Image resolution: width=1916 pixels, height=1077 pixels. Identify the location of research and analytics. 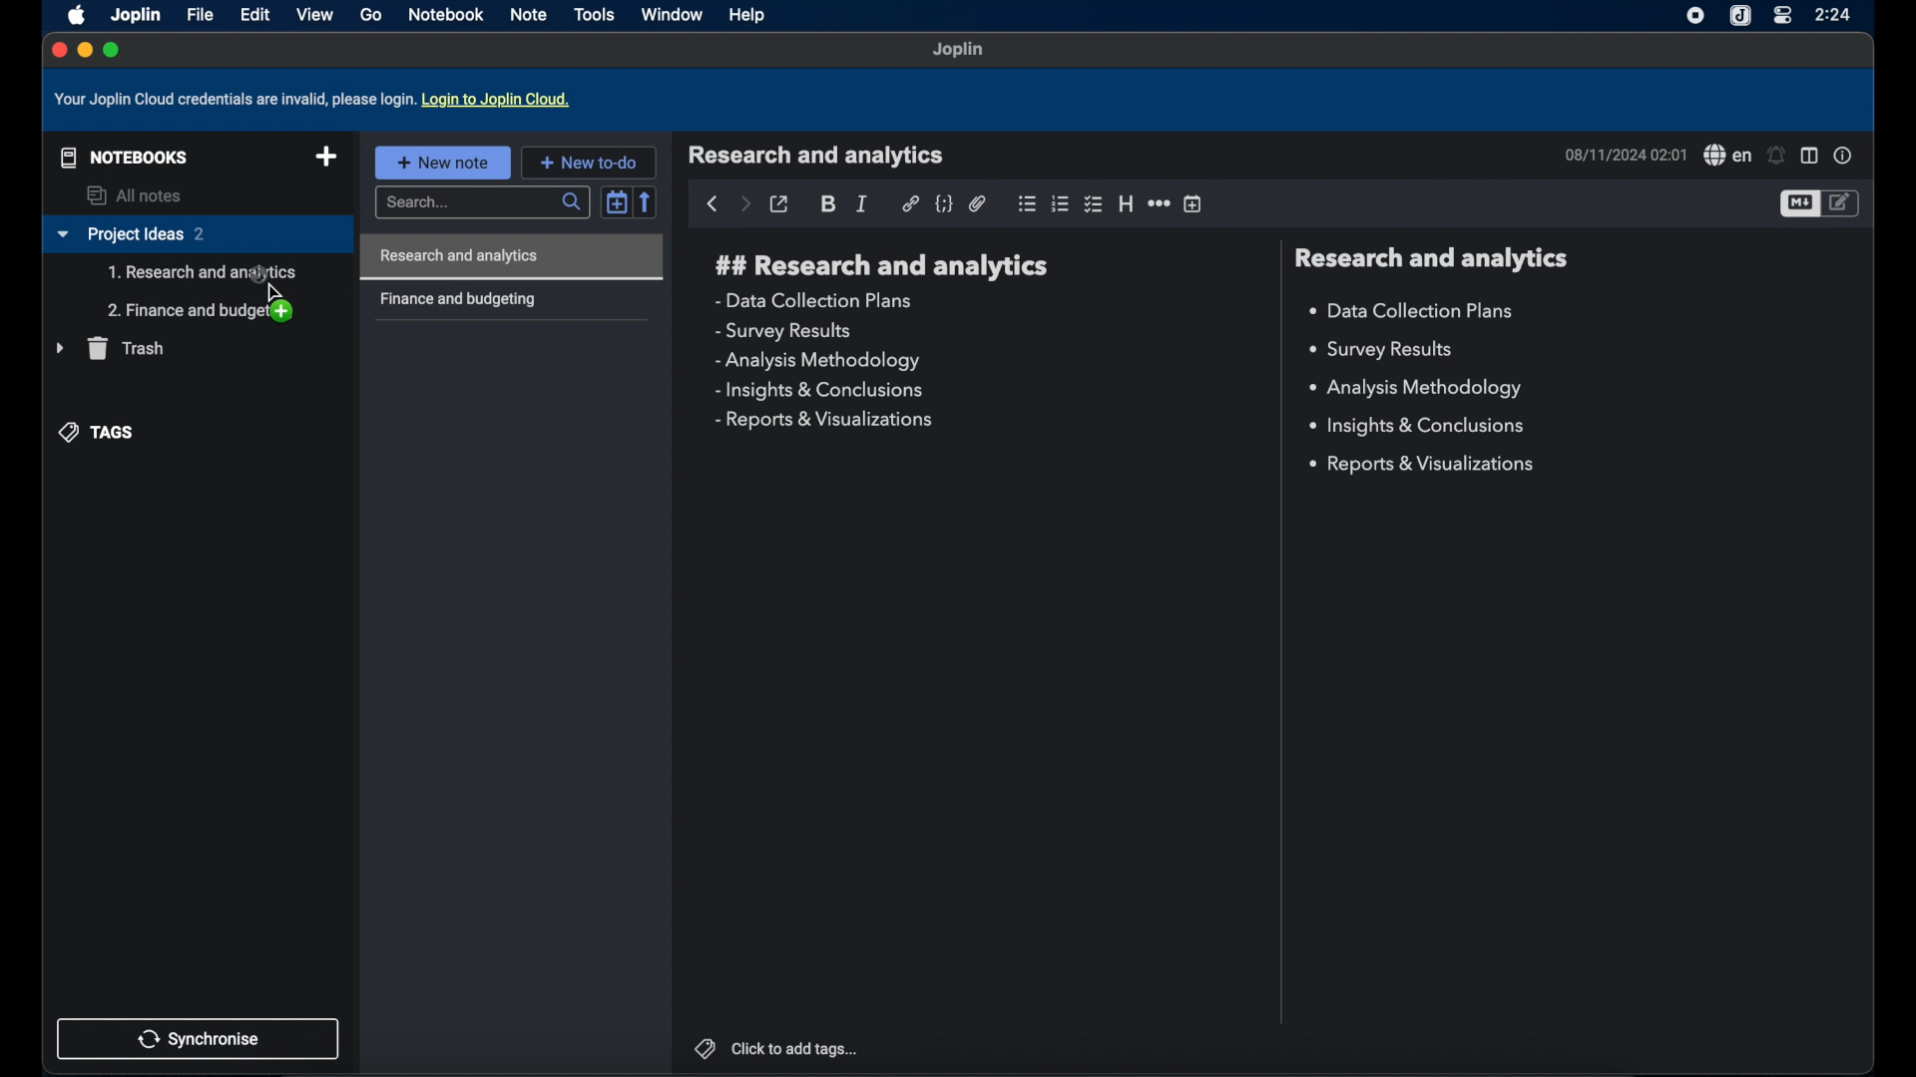
(816, 156).